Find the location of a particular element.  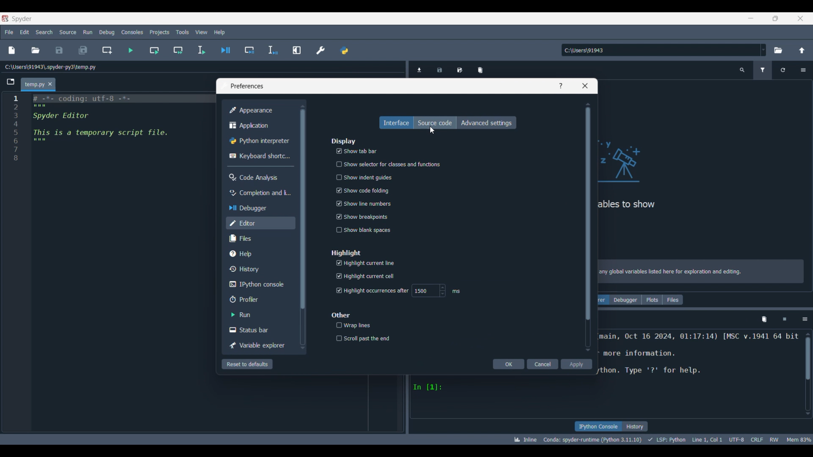

Show interface in a smaller tab is located at coordinates (775, 18).